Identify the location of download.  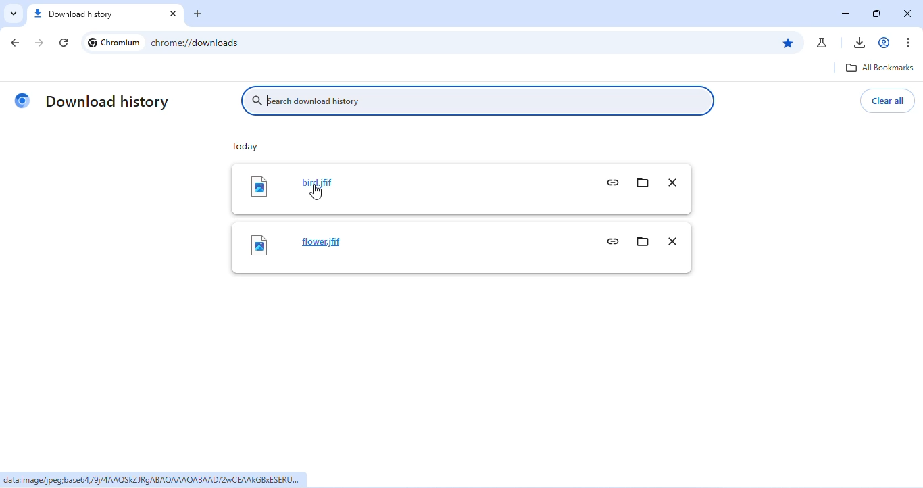
(862, 43).